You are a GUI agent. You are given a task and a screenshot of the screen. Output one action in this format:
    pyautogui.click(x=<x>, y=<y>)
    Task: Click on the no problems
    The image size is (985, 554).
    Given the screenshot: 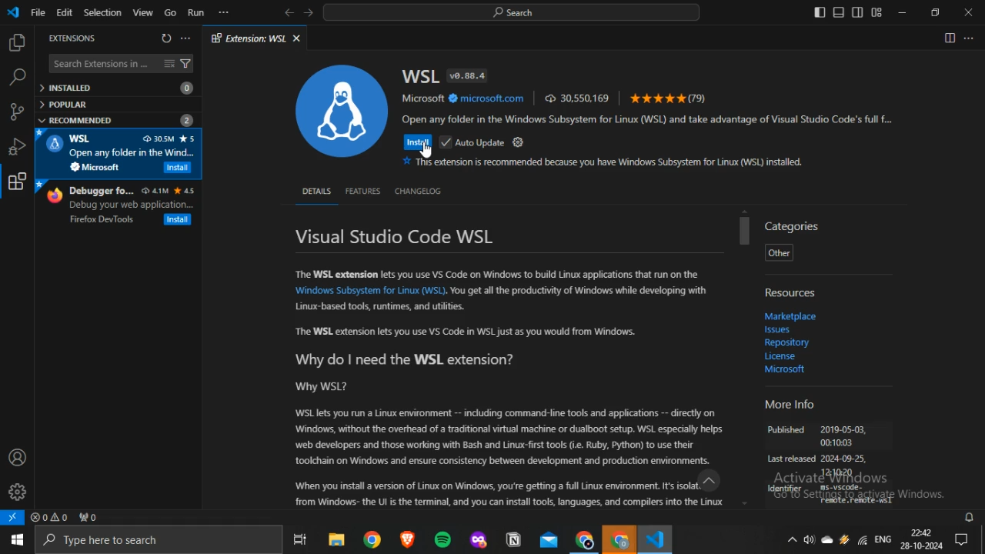 What is the action you would take?
    pyautogui.click(x=49, y=517)
    